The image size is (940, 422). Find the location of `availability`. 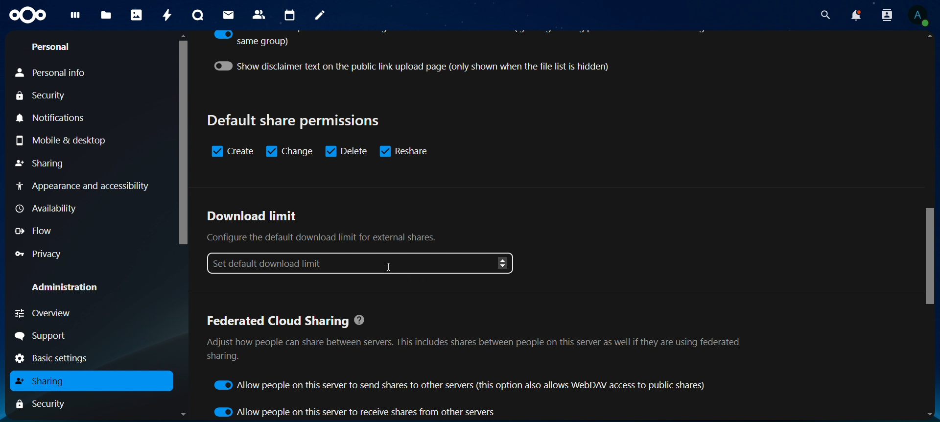

availability is located at coordinates (49, 209).